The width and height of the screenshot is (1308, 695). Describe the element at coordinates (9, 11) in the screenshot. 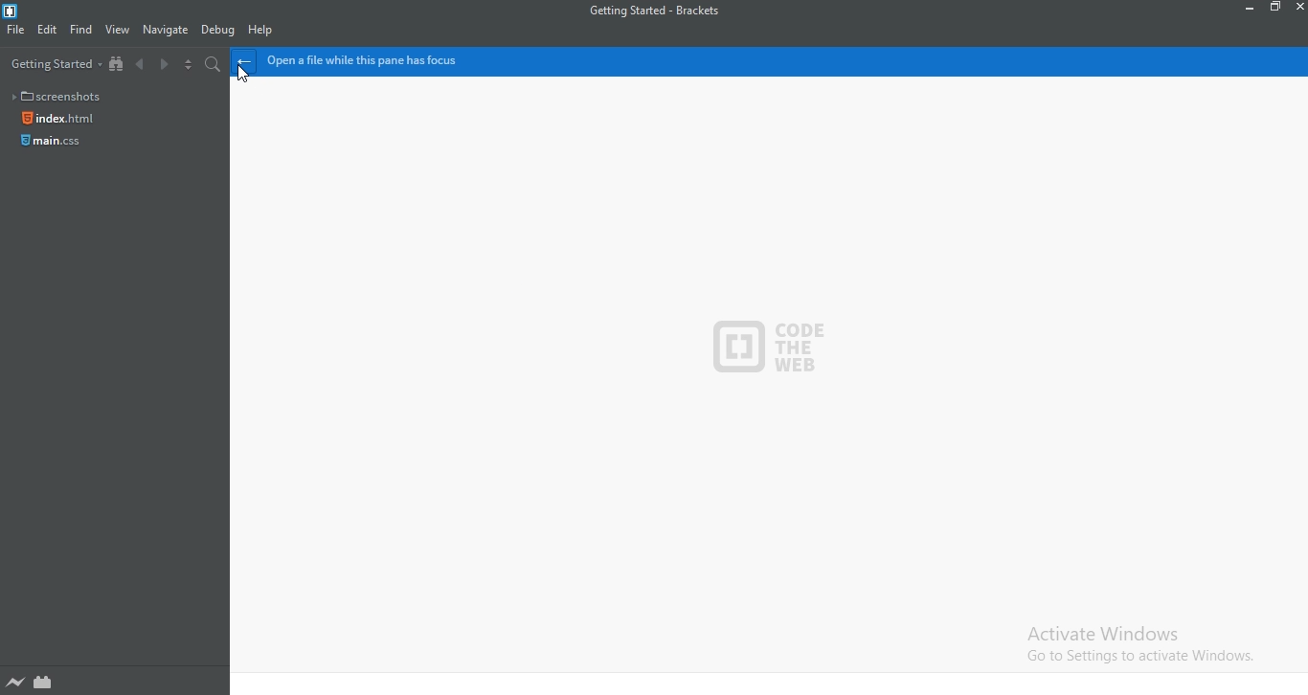

I see `Logo` at that location.